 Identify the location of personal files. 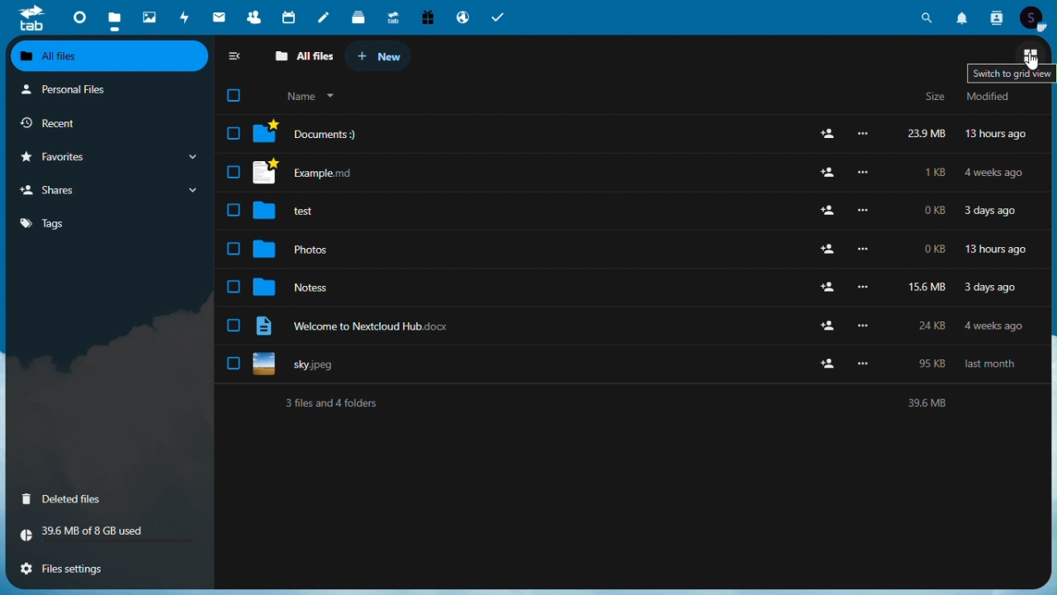
(97, 90).